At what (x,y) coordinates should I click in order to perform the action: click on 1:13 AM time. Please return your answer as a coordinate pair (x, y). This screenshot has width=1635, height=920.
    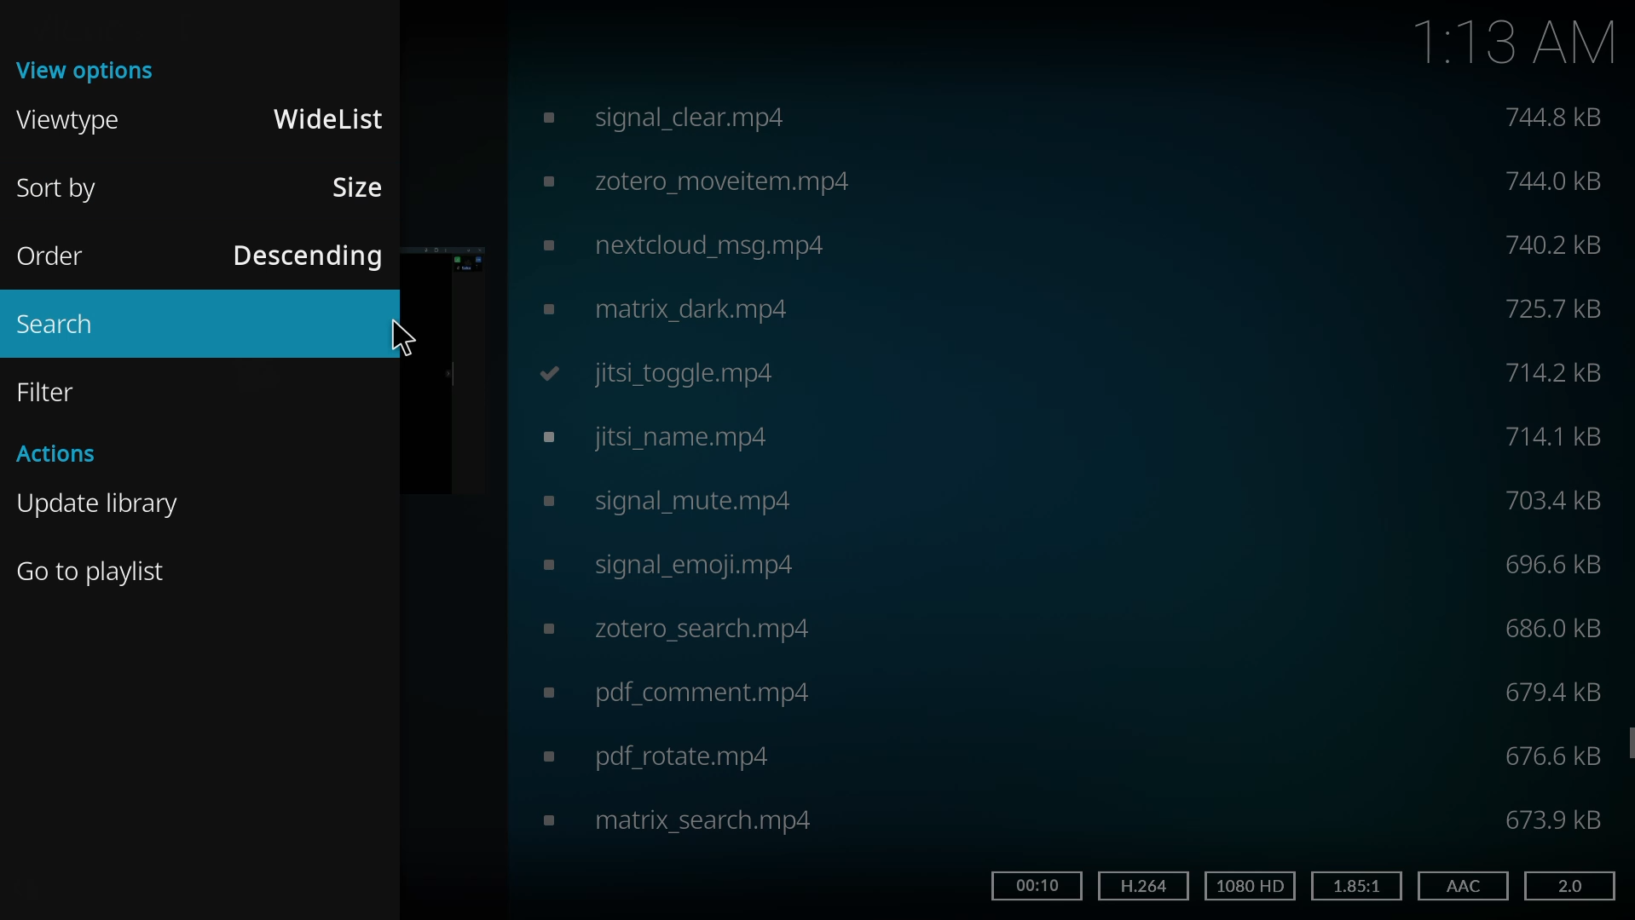
    Looking at the image, I should click on (1510, 43).